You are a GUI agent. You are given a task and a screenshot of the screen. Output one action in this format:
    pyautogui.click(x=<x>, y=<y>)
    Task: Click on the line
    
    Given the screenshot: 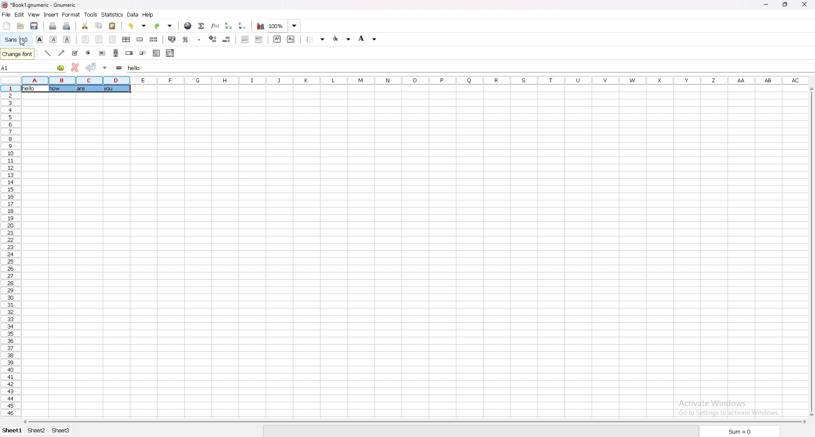 What is the action you would take?
    pyautogui.click(x=48, y=53)
    